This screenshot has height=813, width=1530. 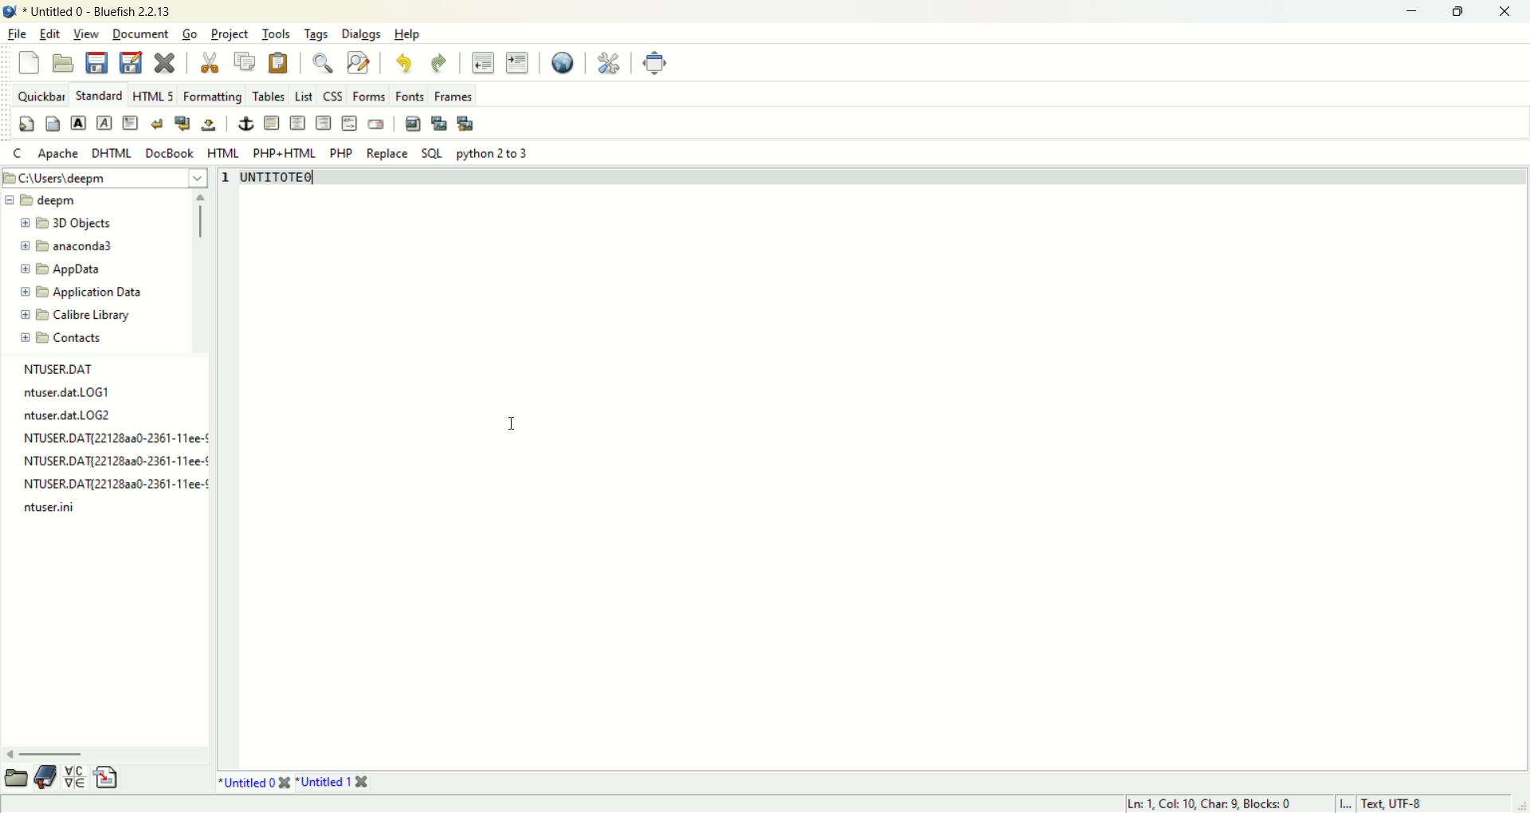 I want to click on calibre library, so click(x=77, y=315).